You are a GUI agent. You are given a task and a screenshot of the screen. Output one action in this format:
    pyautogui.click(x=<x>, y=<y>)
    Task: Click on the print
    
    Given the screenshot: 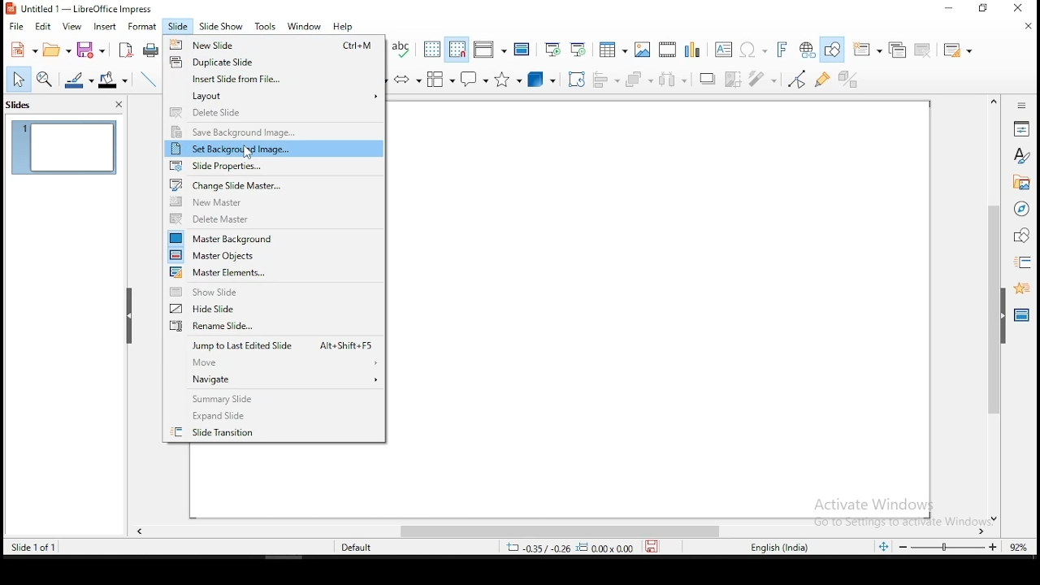 What is the action you would take?
    pyautogui.click(x=154, y=49)
    